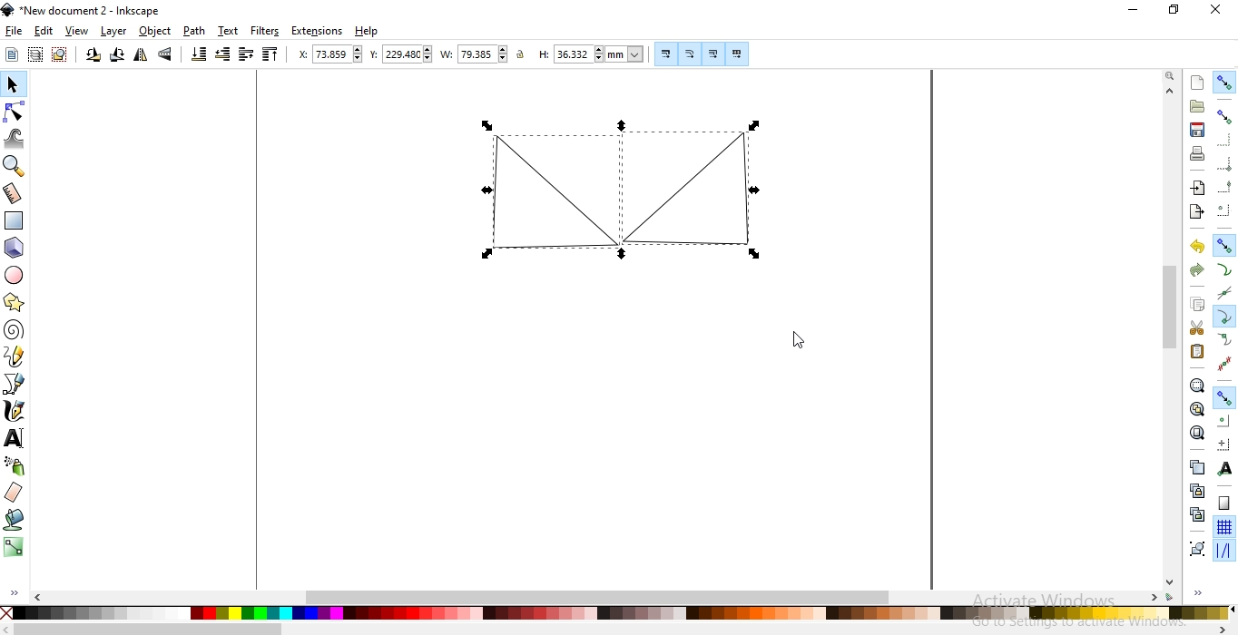 The image size is (1238, 635). Describe the element at coordinates (13, 31) in the screenshot. I see `file` at that location.